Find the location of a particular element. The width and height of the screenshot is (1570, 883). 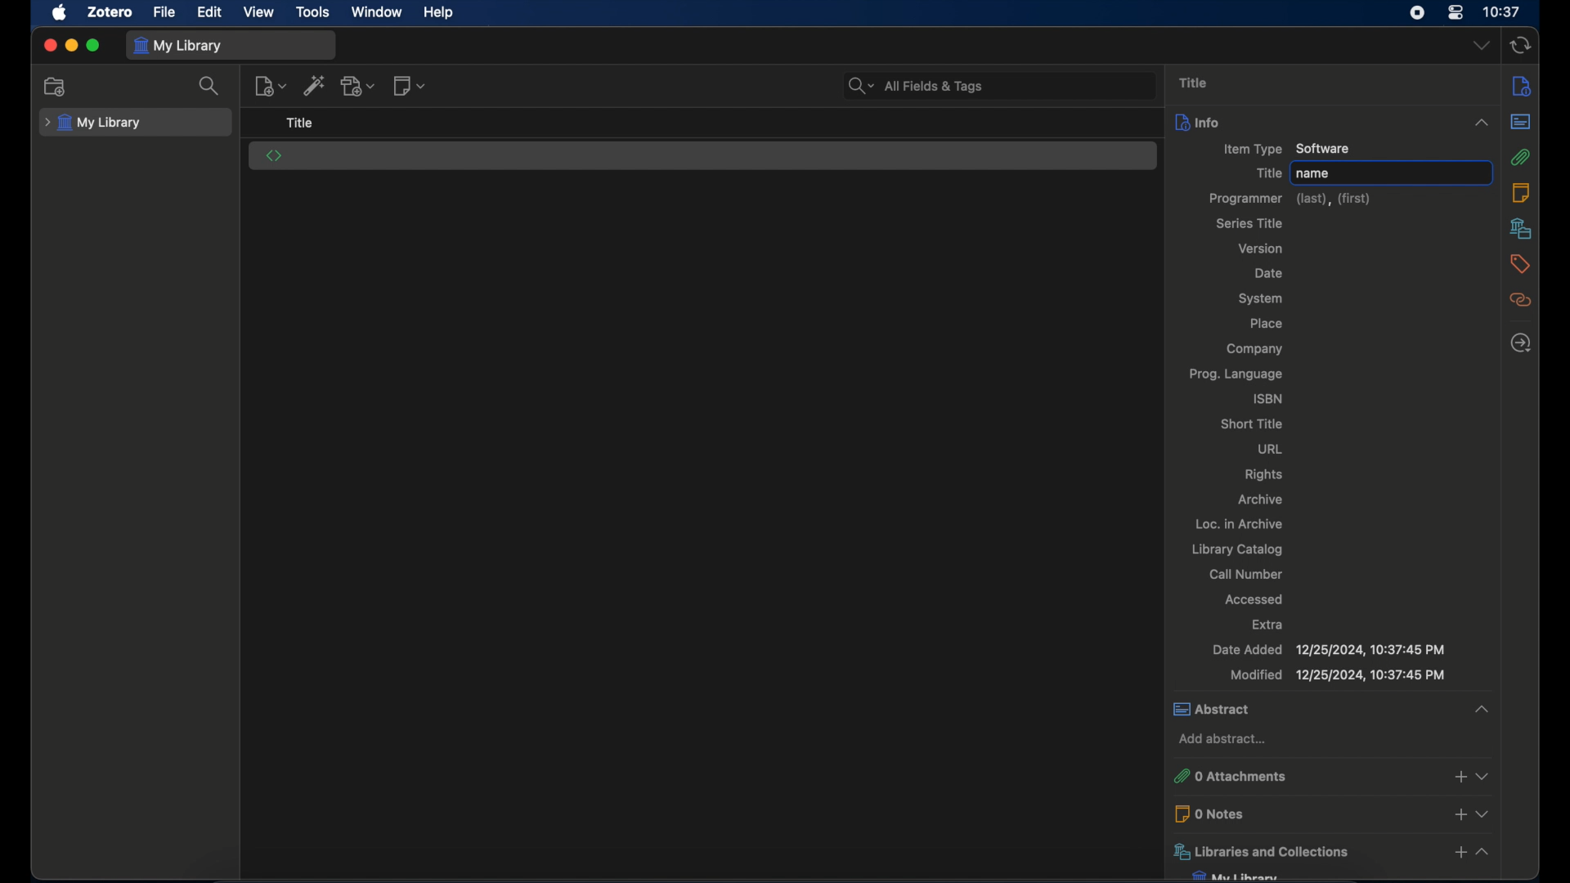

company is located at coordinates (1254, 349).